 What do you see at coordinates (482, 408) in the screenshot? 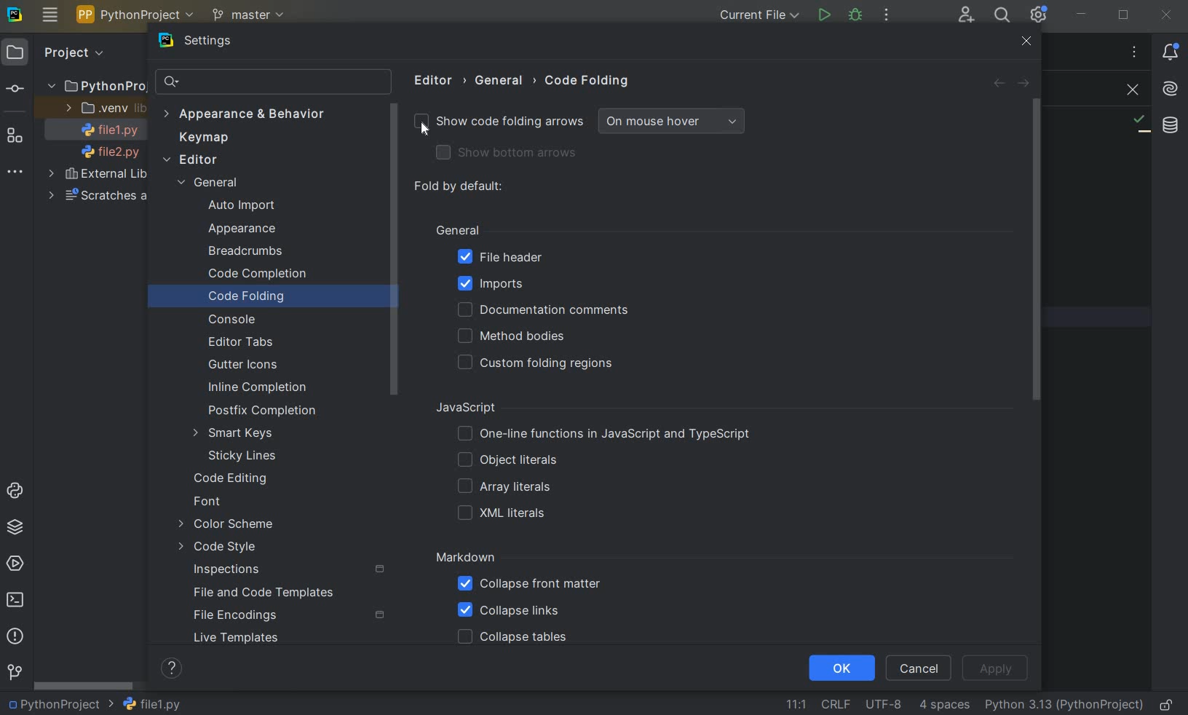
I see `JAVASCRIPT` at bounding box center [482, 408].